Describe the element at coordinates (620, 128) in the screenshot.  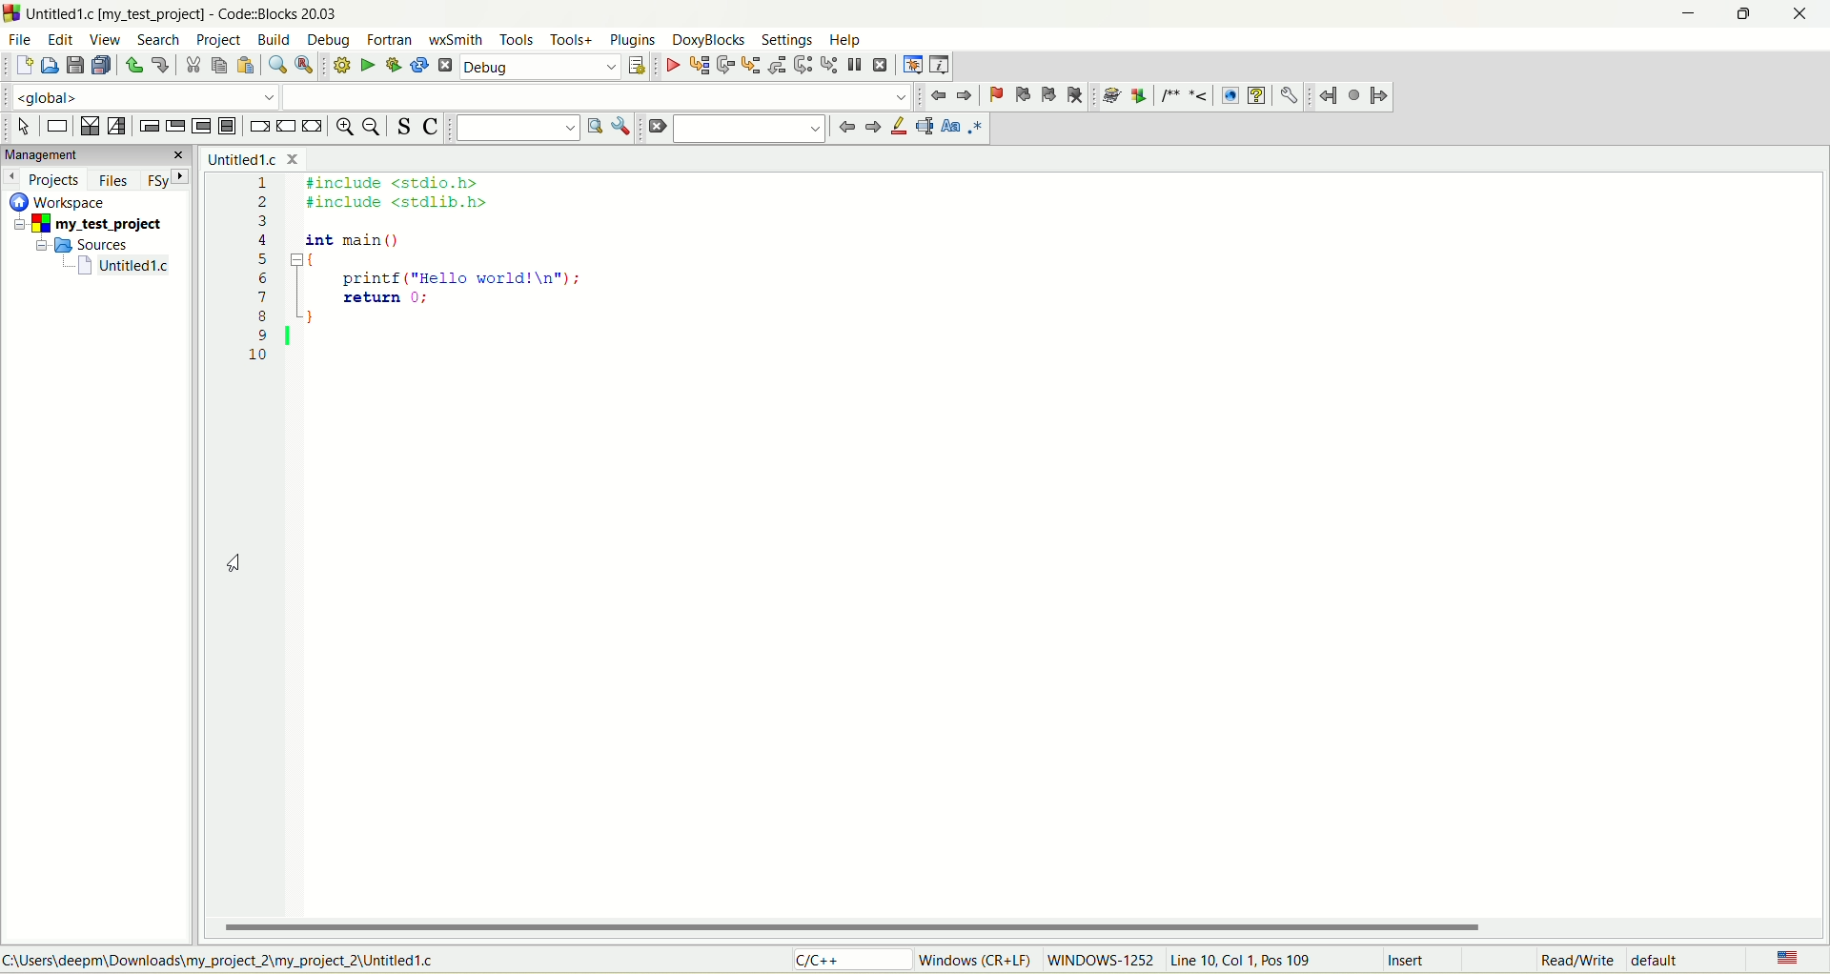
I see `options window` at that location.